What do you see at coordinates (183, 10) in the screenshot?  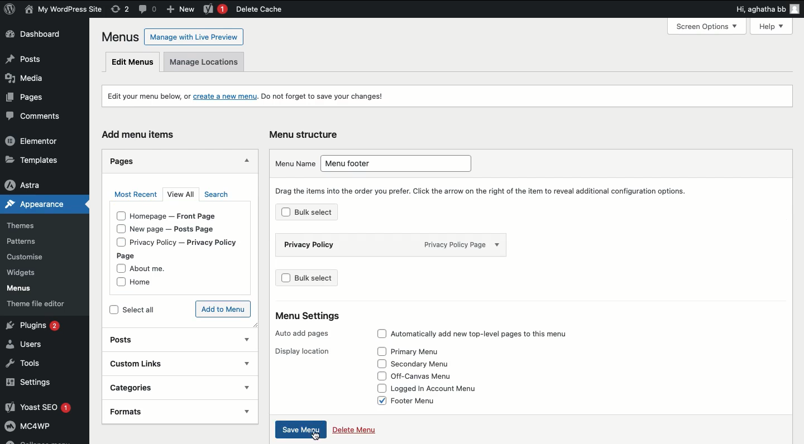 I see `New` at bounding box center [183, 10].